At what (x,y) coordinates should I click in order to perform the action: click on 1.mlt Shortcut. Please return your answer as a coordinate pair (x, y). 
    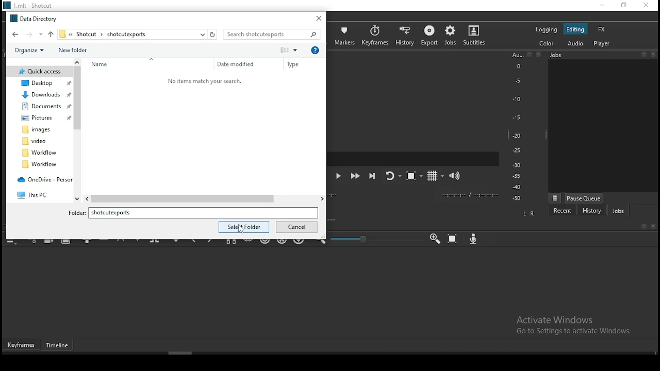
    Looking at the image, I should click on (32, 5).